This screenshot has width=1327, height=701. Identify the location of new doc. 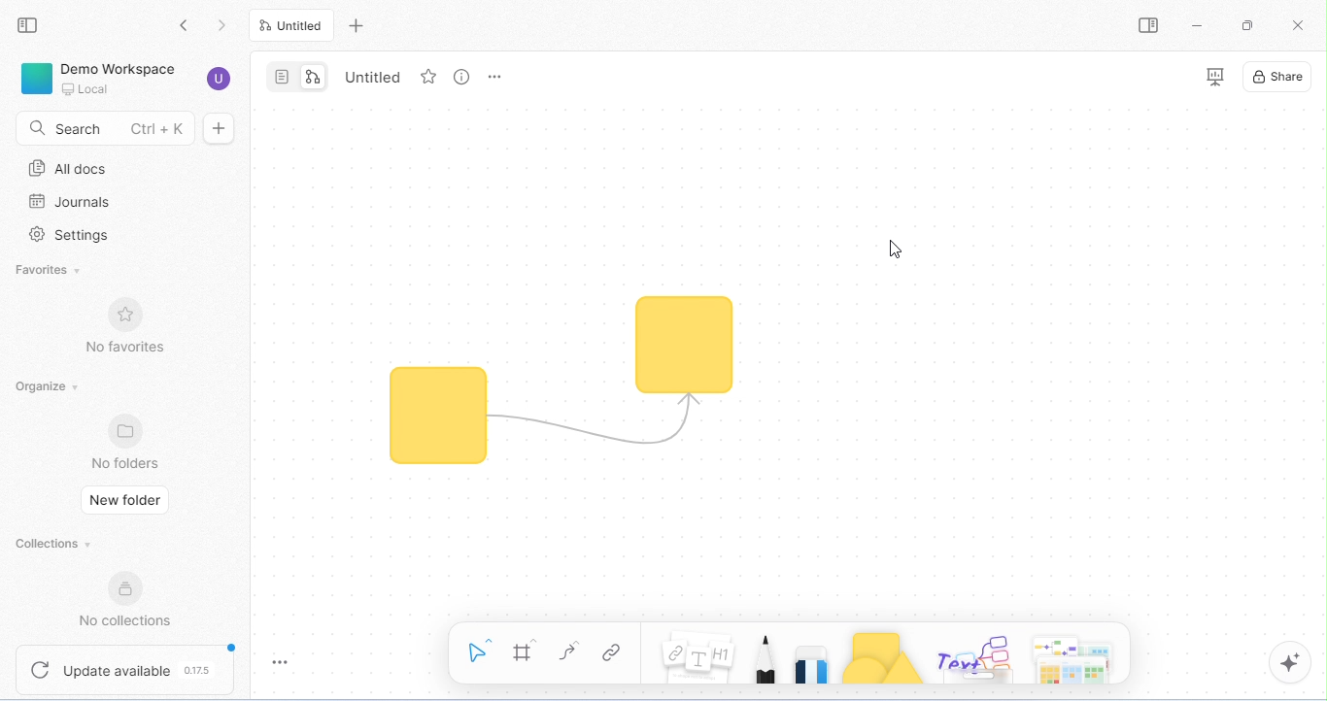
(219, 128).